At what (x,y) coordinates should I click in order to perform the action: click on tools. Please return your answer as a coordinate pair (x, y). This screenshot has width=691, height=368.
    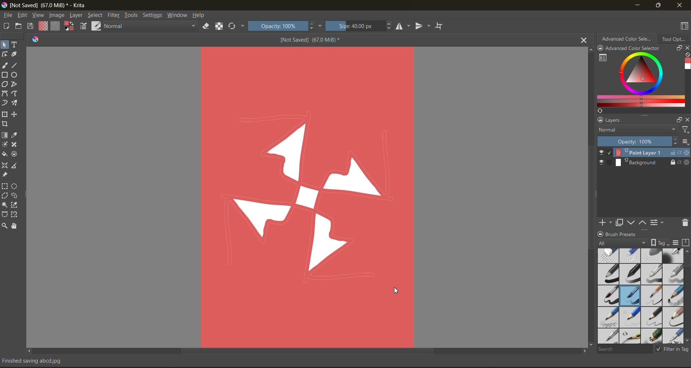
    Looking at the image, I should click on (5, 154).